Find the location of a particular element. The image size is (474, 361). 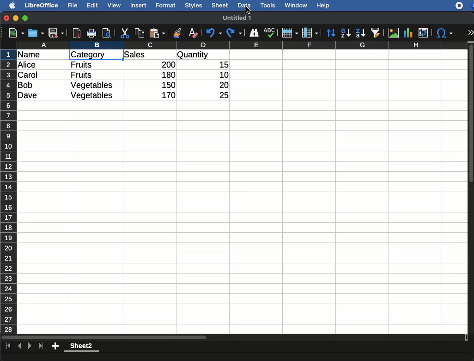

undo is located at coordinates (214, 33).